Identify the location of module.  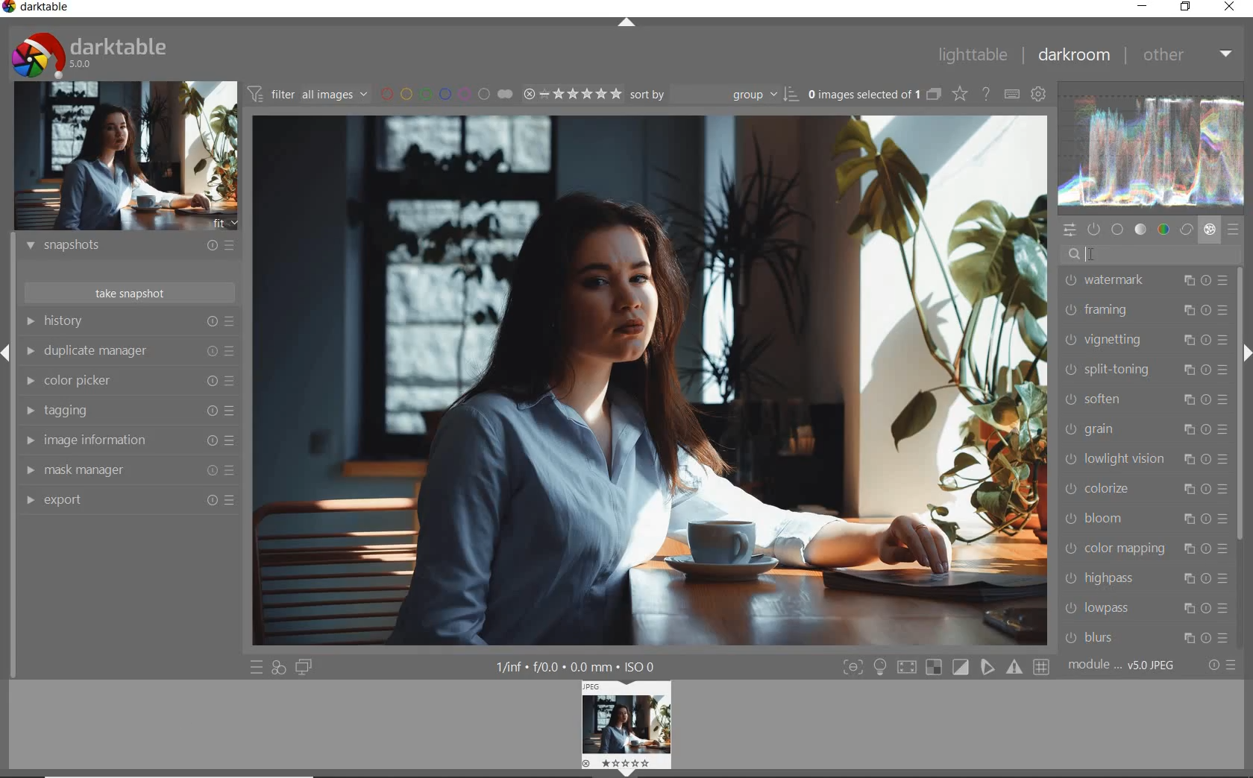
(1124, 667).